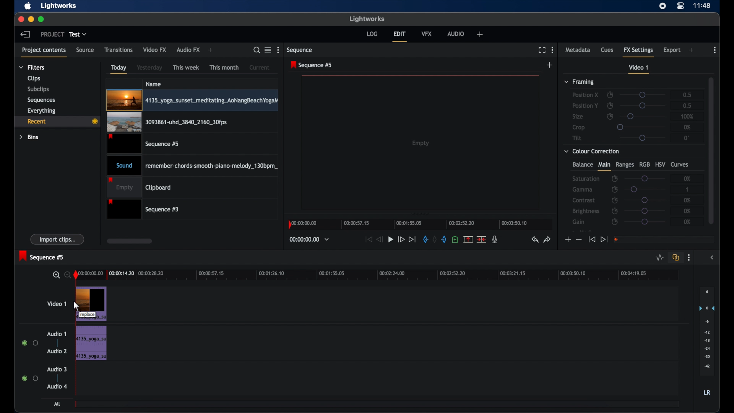 The image size is (734, 413). What do you see at coordinates (260, 67) in the screenshot?
I see `current` at bounding box center [260, 67].